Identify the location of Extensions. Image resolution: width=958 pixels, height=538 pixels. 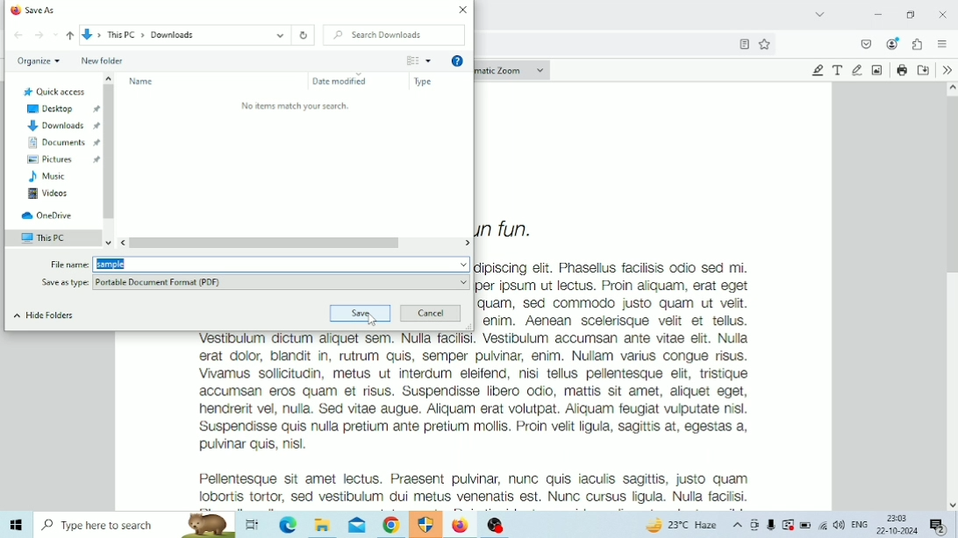
(919, 45).